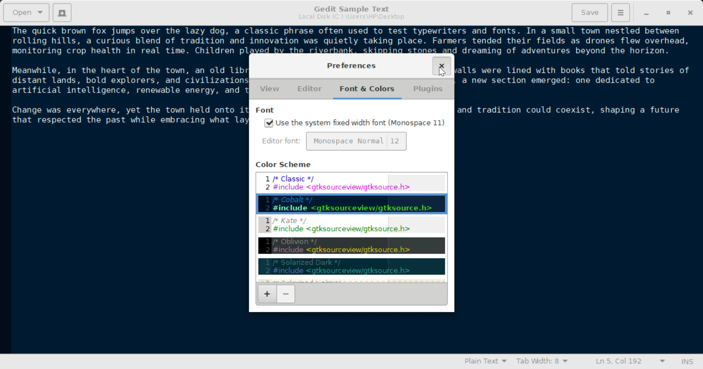  Describe the element at coordinates (351, 226) in the screenshot. I see `Kate Scheme` at that location.